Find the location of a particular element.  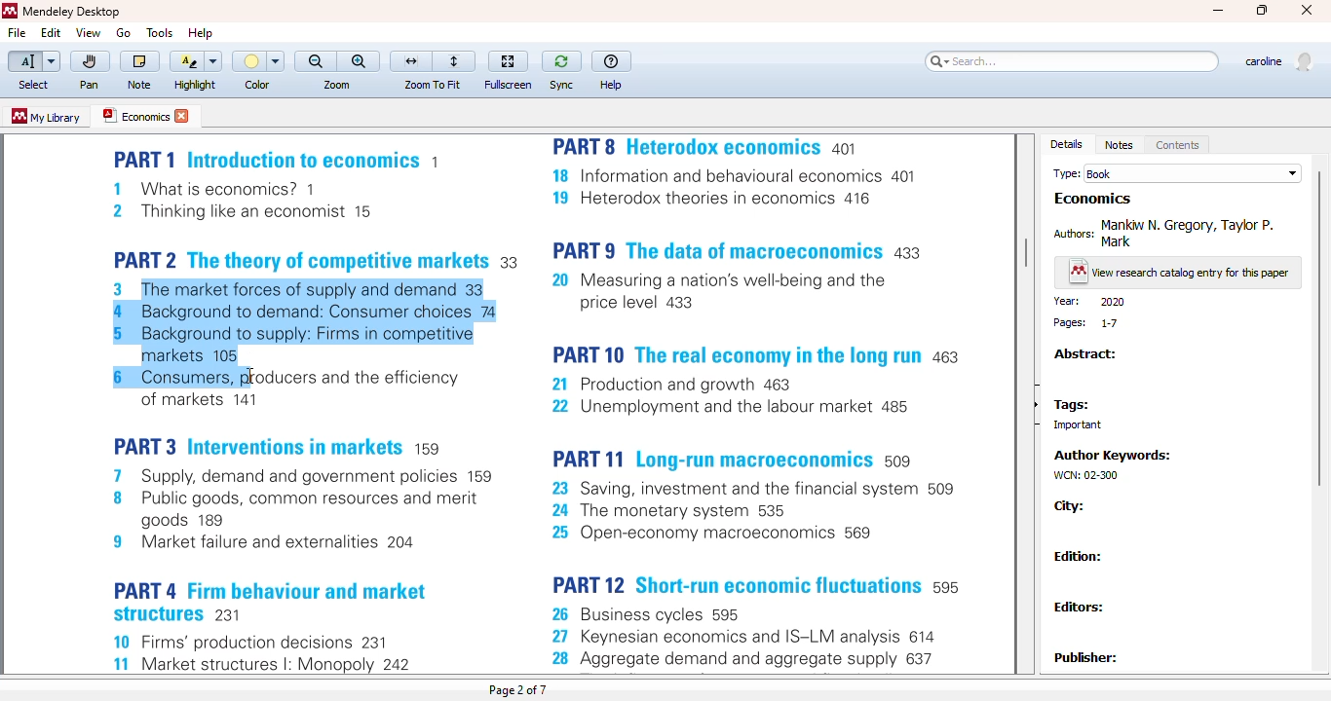

view is located at coordinates (88, 32).